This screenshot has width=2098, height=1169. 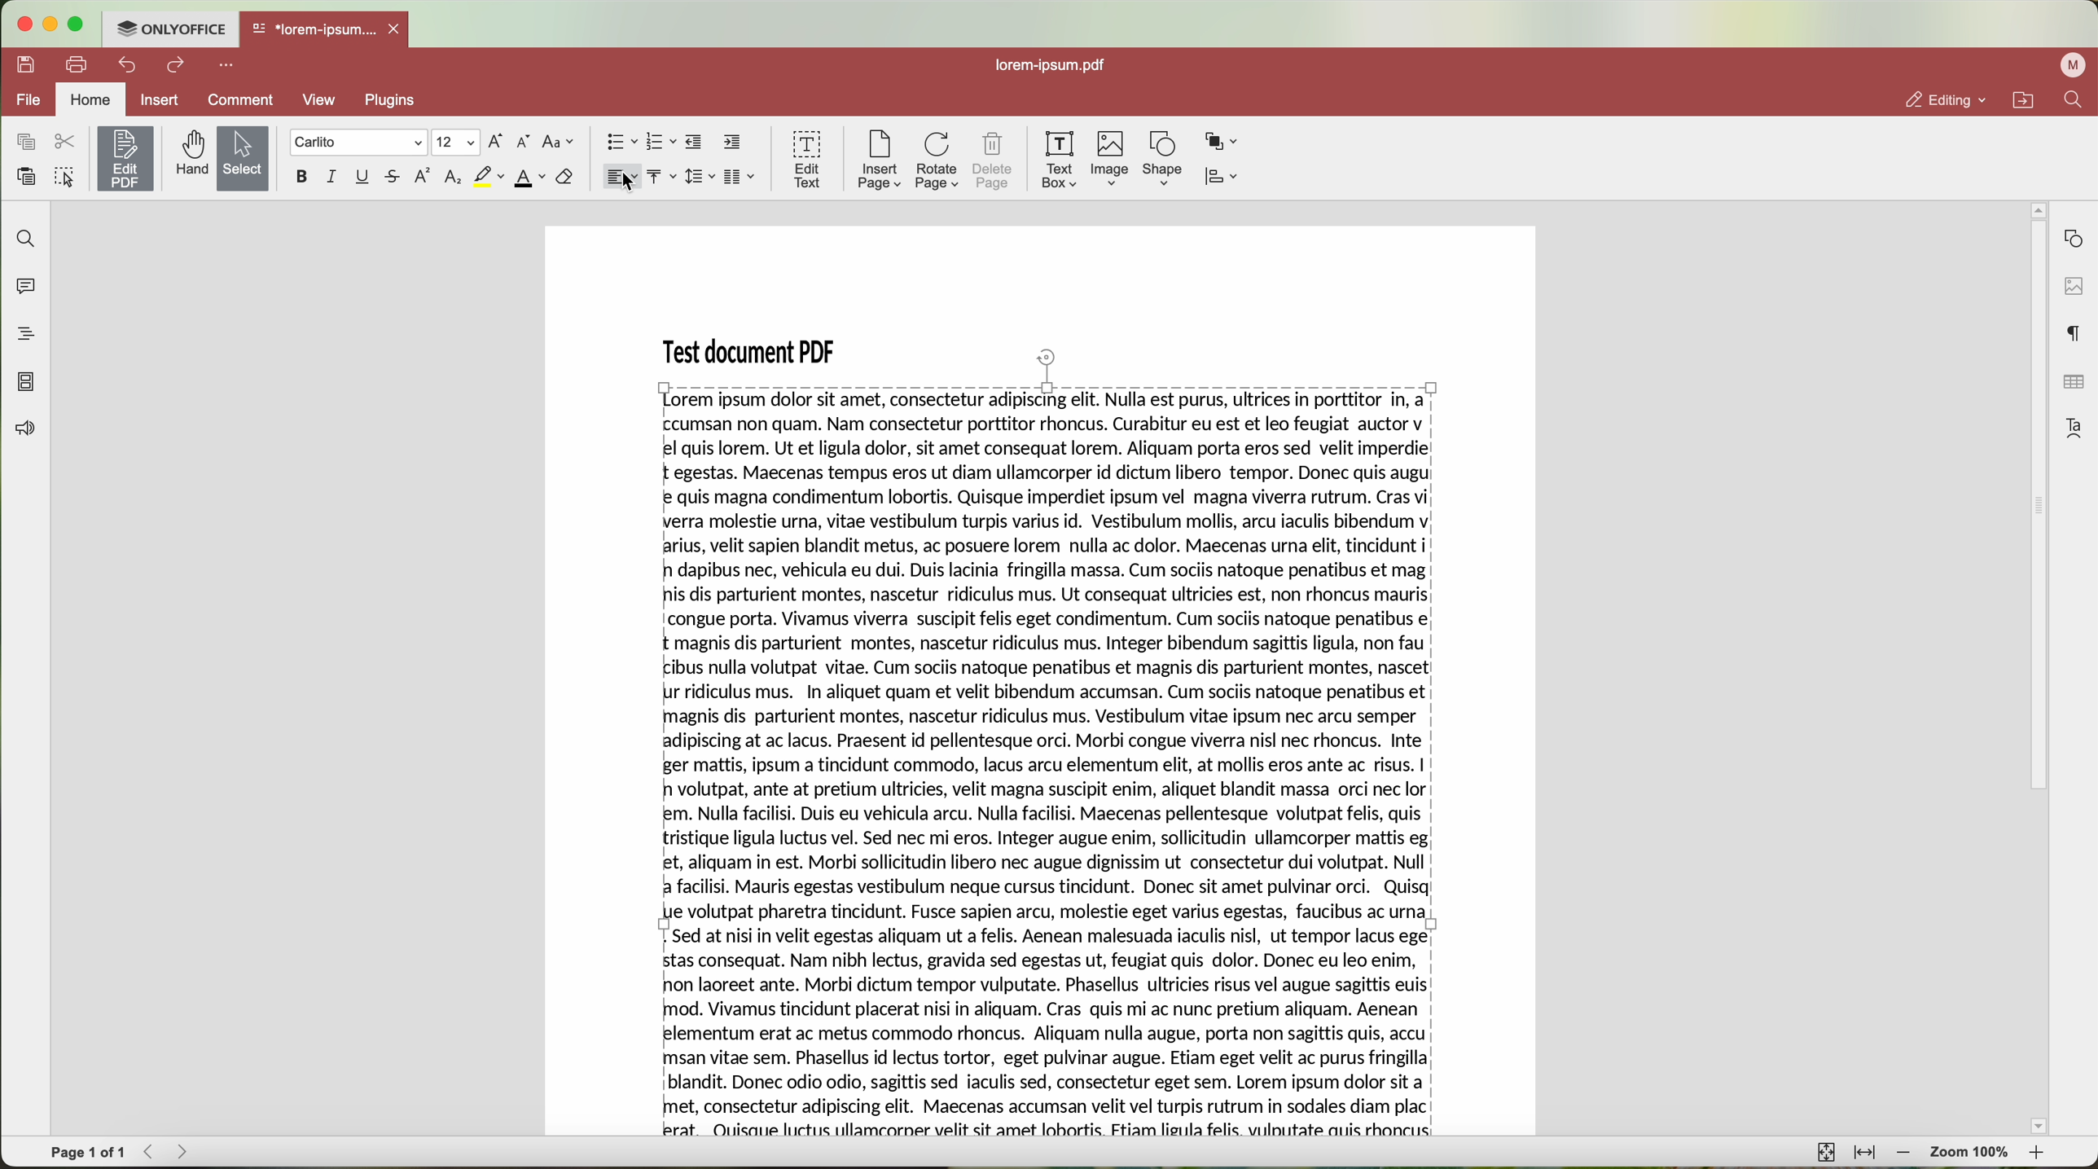 What do you see at coordinates (86, 1154) in the screenshot?
I see `page 1 of 1` at bounding box center [86, 1154].